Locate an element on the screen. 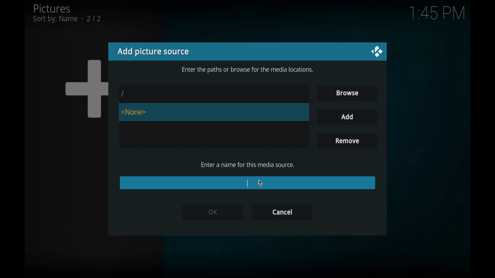 This screenshot has height=278, width=495. slash icon is located at coordinates (123, 94).